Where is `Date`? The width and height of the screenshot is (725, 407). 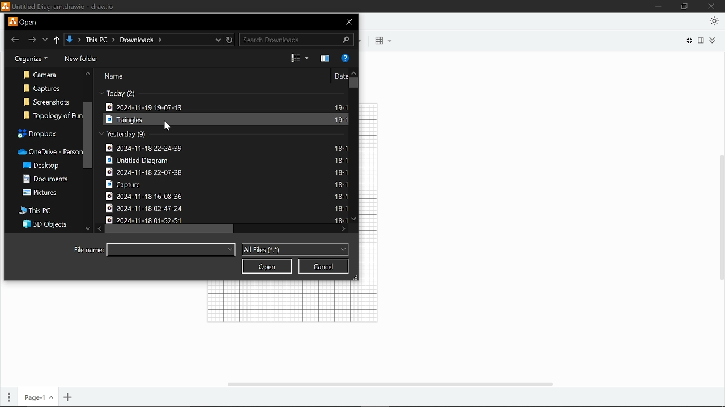
Date is located at coordinates (340, 76).